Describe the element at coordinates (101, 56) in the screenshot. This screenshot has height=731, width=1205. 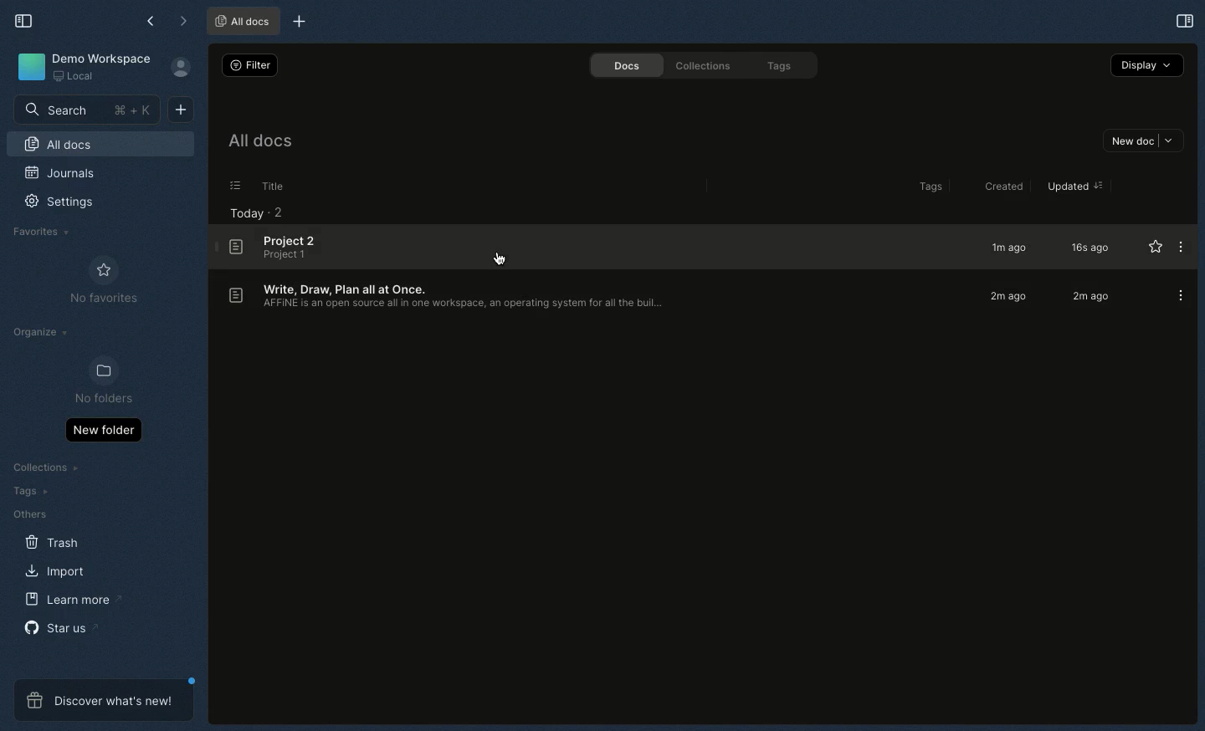
I see `Demo workspace` at that location.